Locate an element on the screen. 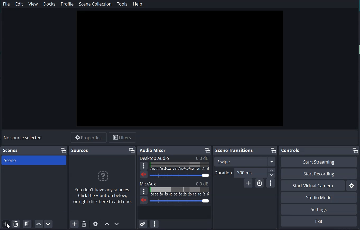  Maximize is located at coordinates (273, 150).